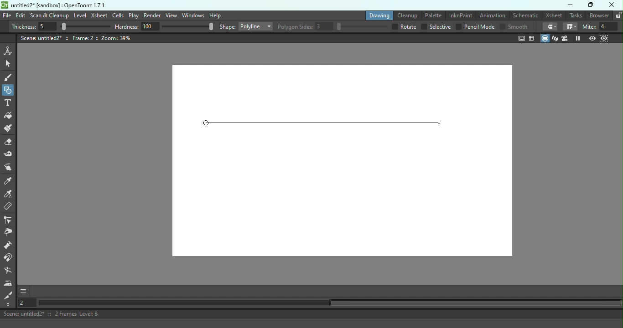 The height and width of the screenshot is (328, 623). What do you see at coordinates (246, 26) in the screenshot?
I see `Shape` at bounding box center [246, 26].